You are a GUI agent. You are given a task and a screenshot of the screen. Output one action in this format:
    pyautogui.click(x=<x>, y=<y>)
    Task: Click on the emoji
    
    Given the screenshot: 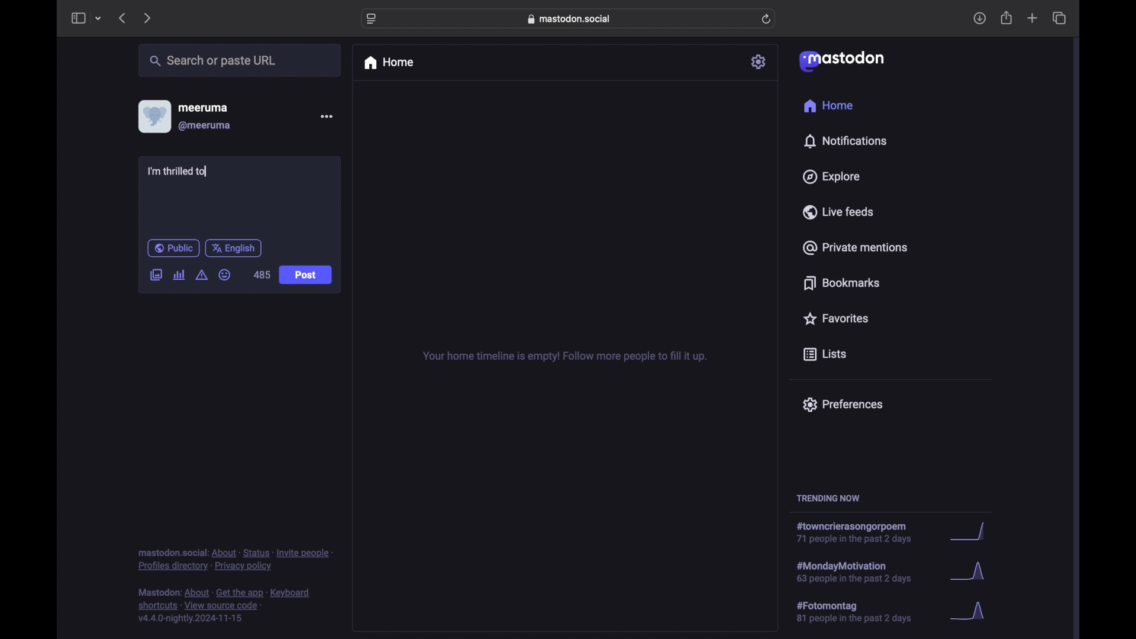 What is the action you would take?
    pyautogui.click(x=224, y=275)
    